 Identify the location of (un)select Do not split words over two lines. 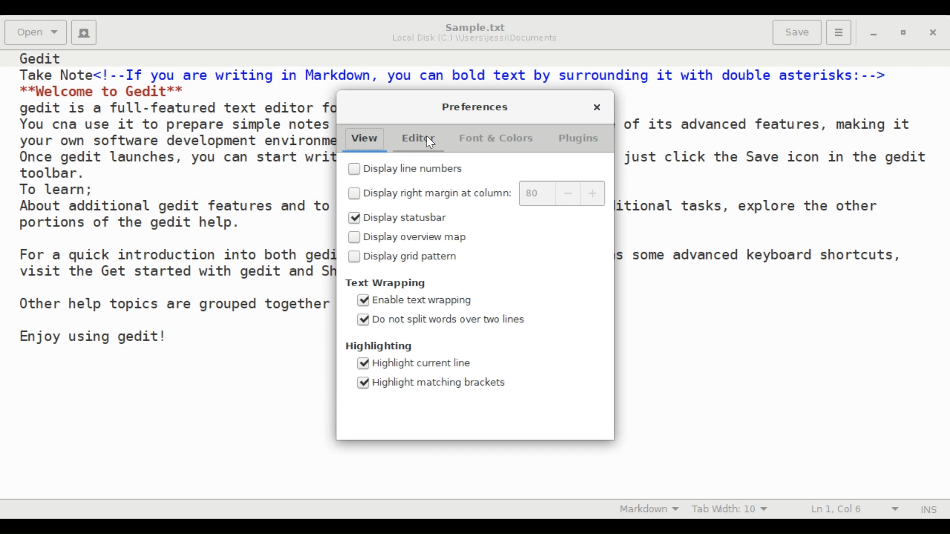
(441, 319).